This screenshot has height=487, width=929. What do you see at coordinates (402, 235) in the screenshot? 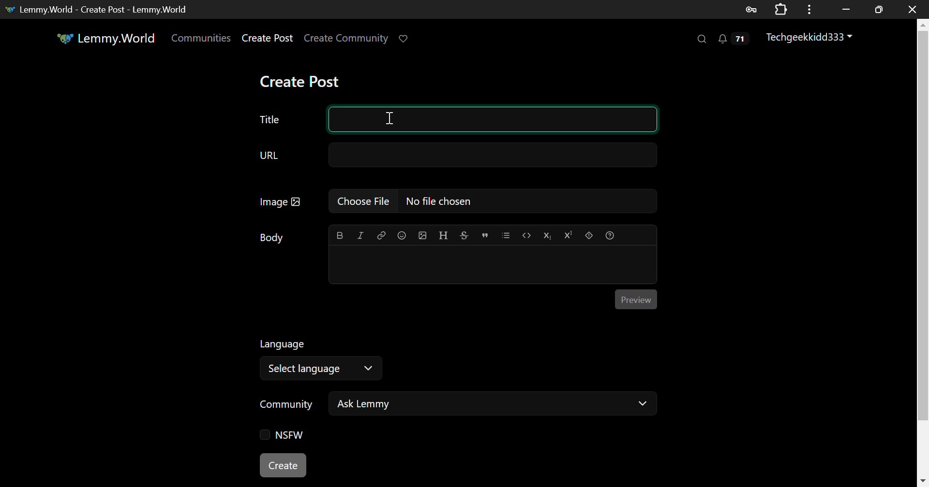
I see `Emoji` at bounding box center [402, 235].